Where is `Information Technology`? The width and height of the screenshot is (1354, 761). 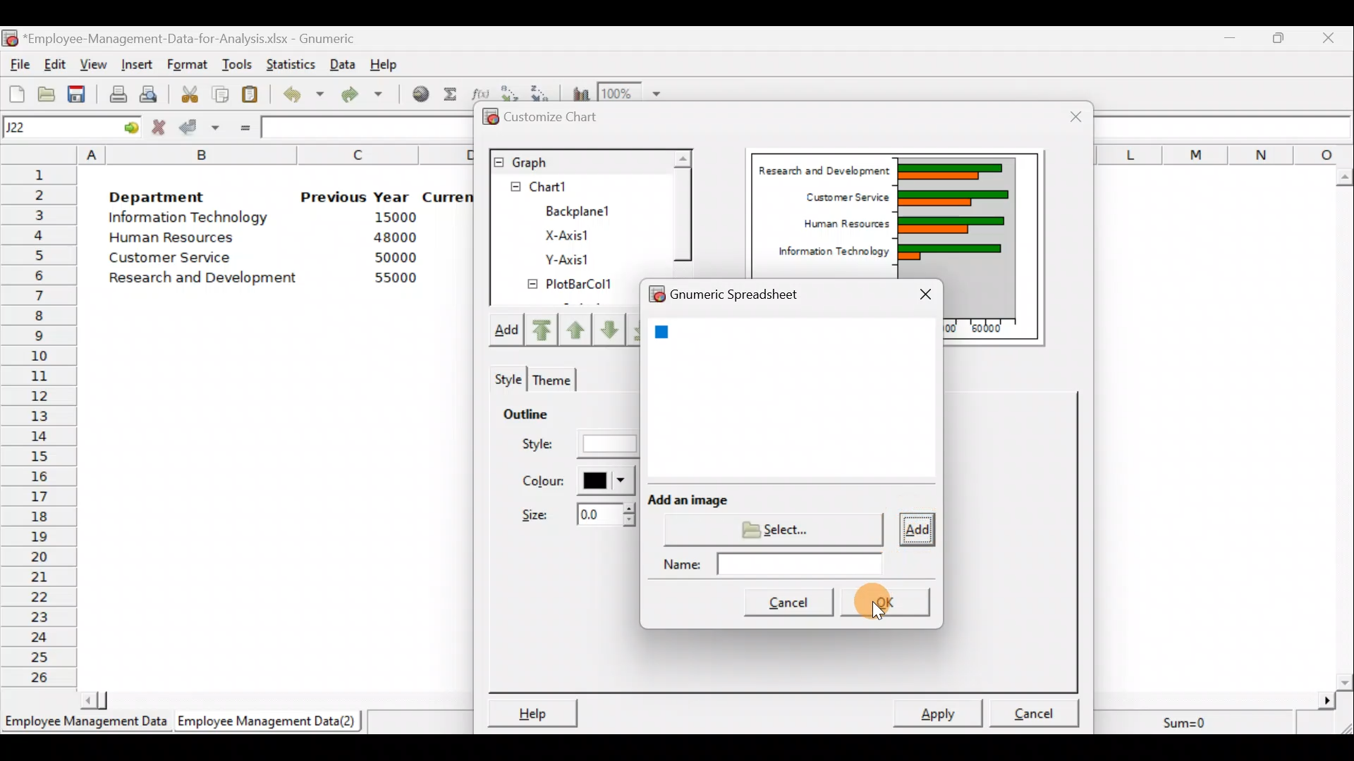 Information Technology is located at coordinates (829, 256).